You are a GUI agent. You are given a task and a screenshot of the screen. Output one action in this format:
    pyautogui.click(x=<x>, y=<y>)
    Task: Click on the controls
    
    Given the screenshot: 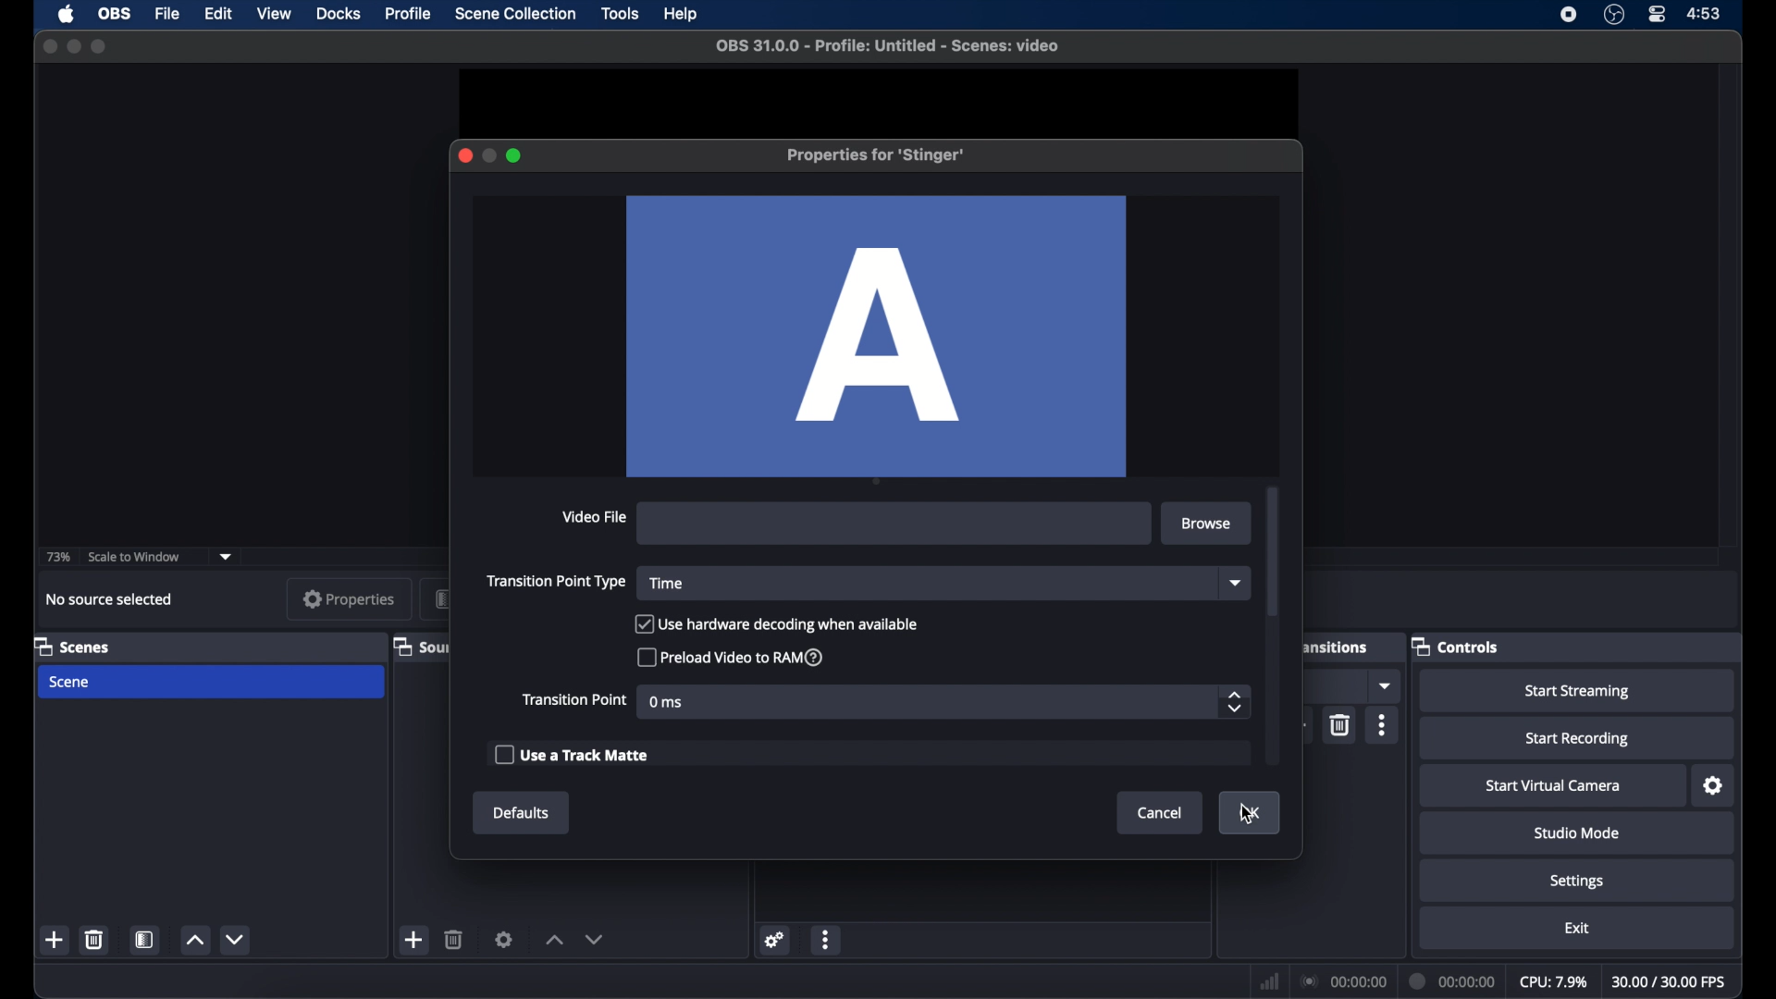 What is the action you would take?
    pyautogui.click(x=1455, y=646)
    